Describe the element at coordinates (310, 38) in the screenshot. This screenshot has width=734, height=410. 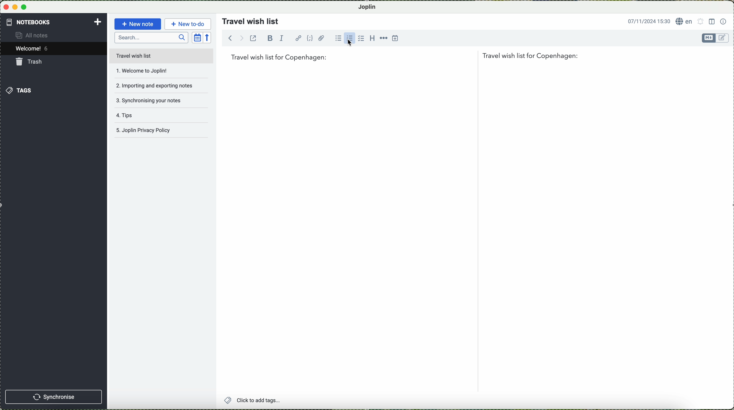
I see `code` at that location.